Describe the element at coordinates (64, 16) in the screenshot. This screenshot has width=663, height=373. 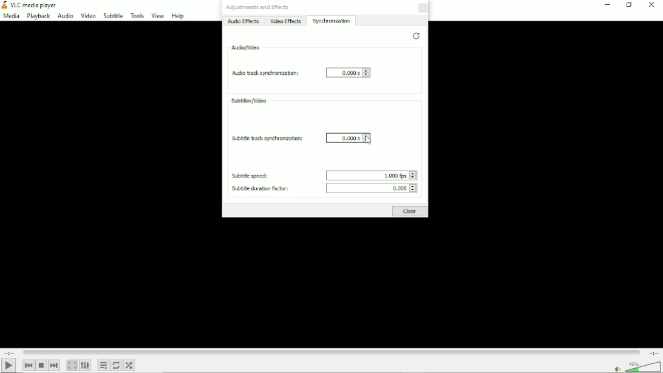
I see `Audio` at that location.